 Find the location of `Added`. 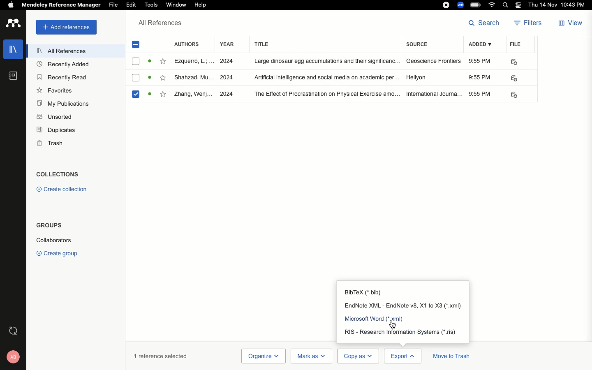

Added is located at coordinates (482, 45).